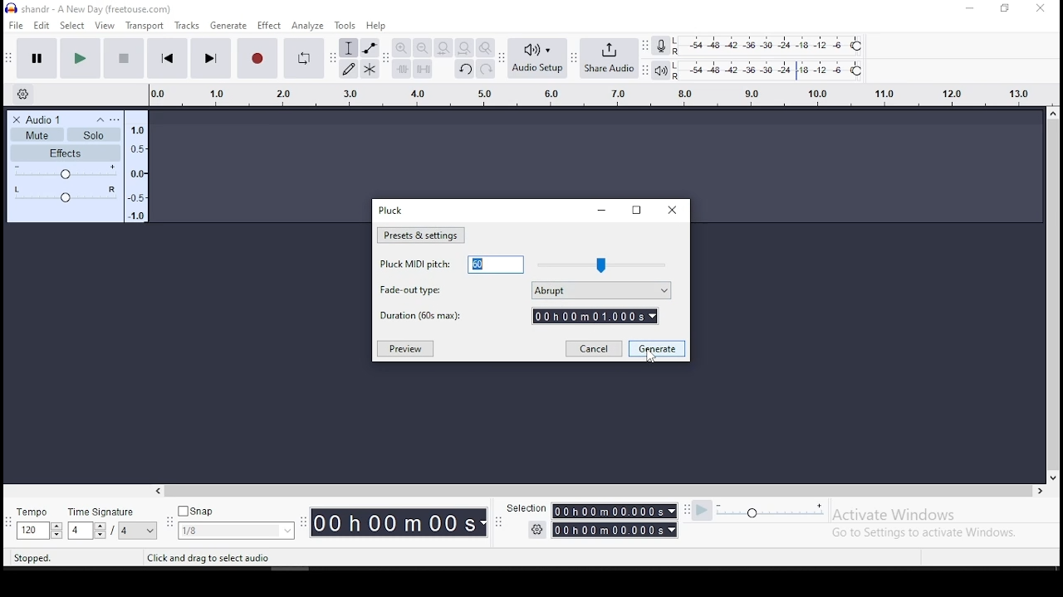  What do you see at coordinates (167, 59) in the screenshot?
I see `skip to start` at bounding box center [167, 59].